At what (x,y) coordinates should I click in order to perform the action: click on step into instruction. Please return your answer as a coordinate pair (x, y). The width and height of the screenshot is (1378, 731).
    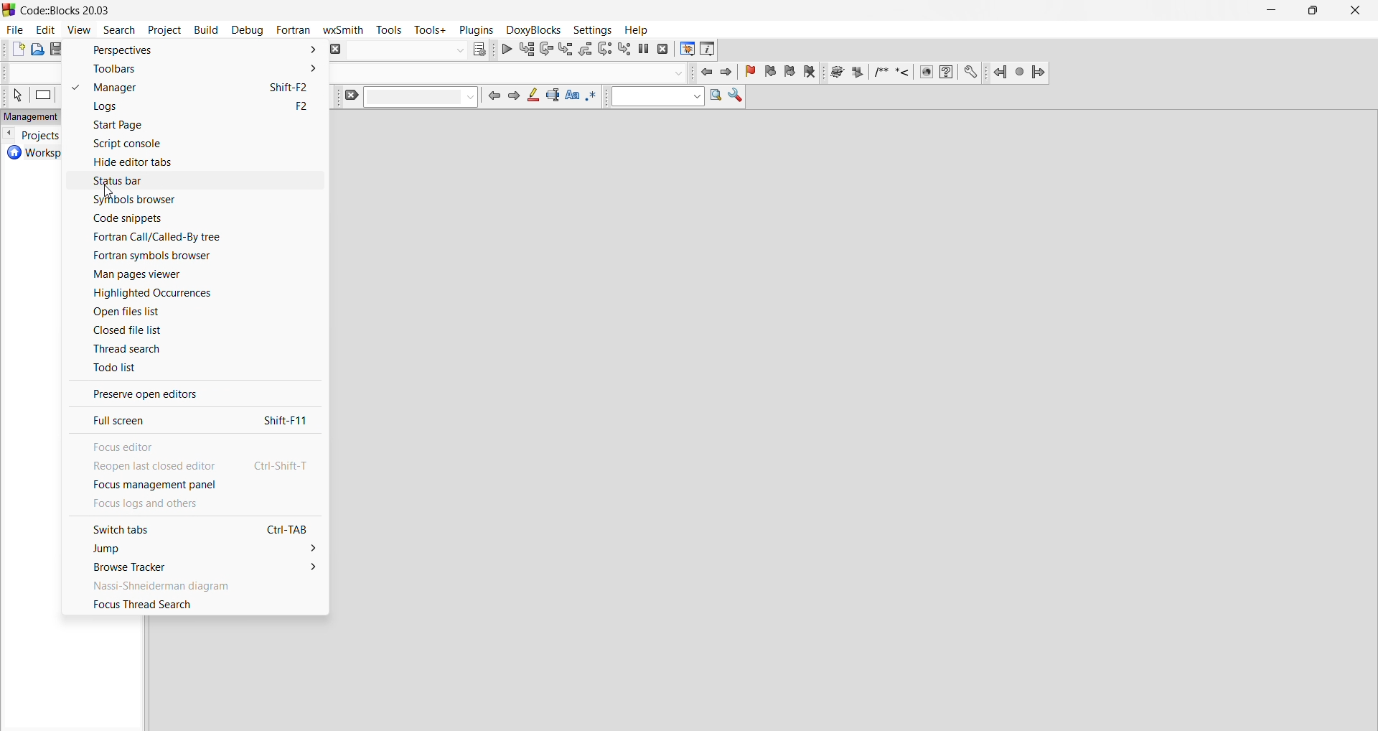
    Looking at the image, I should click on (627, 49).